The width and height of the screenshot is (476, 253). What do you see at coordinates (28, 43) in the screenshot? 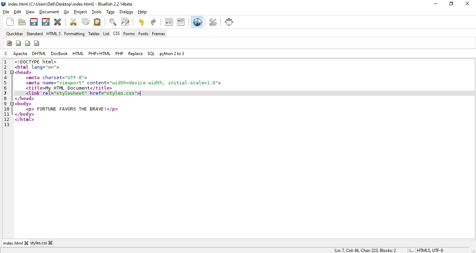
I see `div` at bounding box center [28, 43].